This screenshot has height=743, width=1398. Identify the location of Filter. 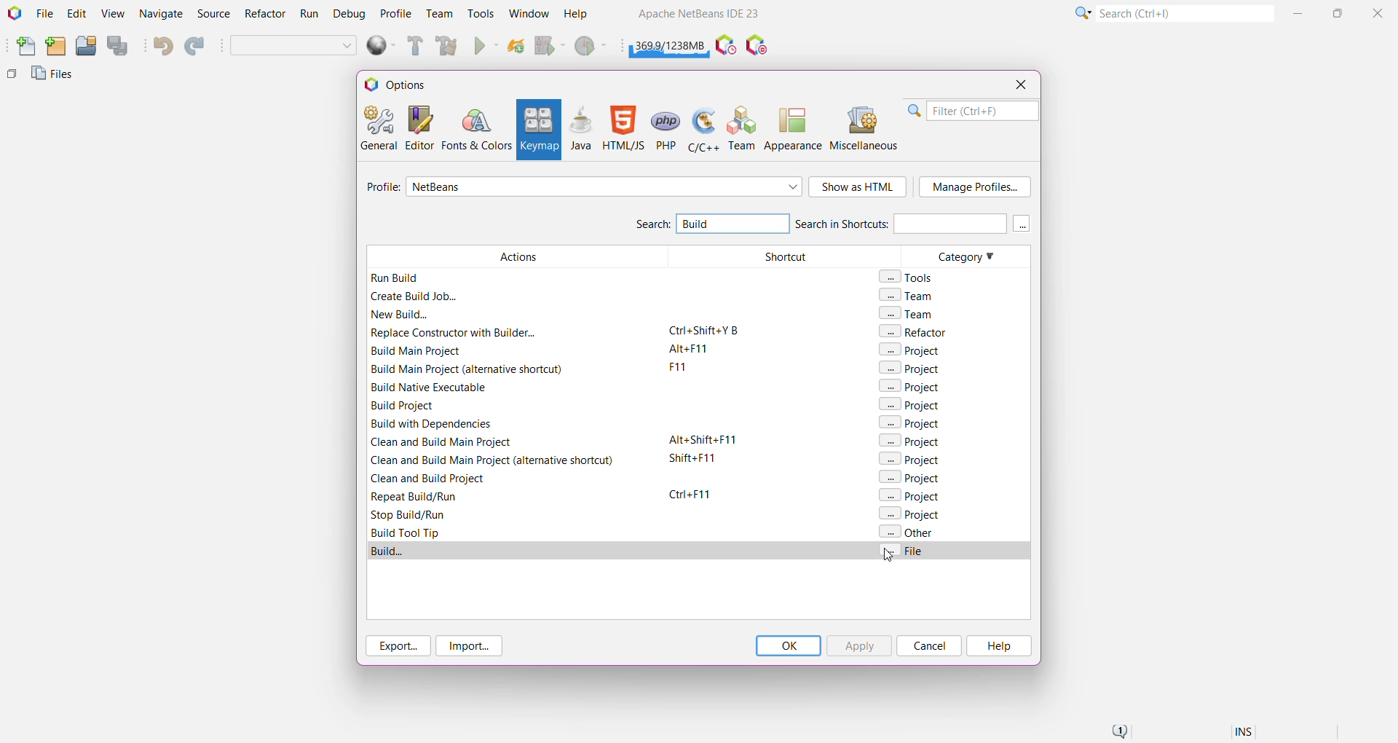
(973, 111).